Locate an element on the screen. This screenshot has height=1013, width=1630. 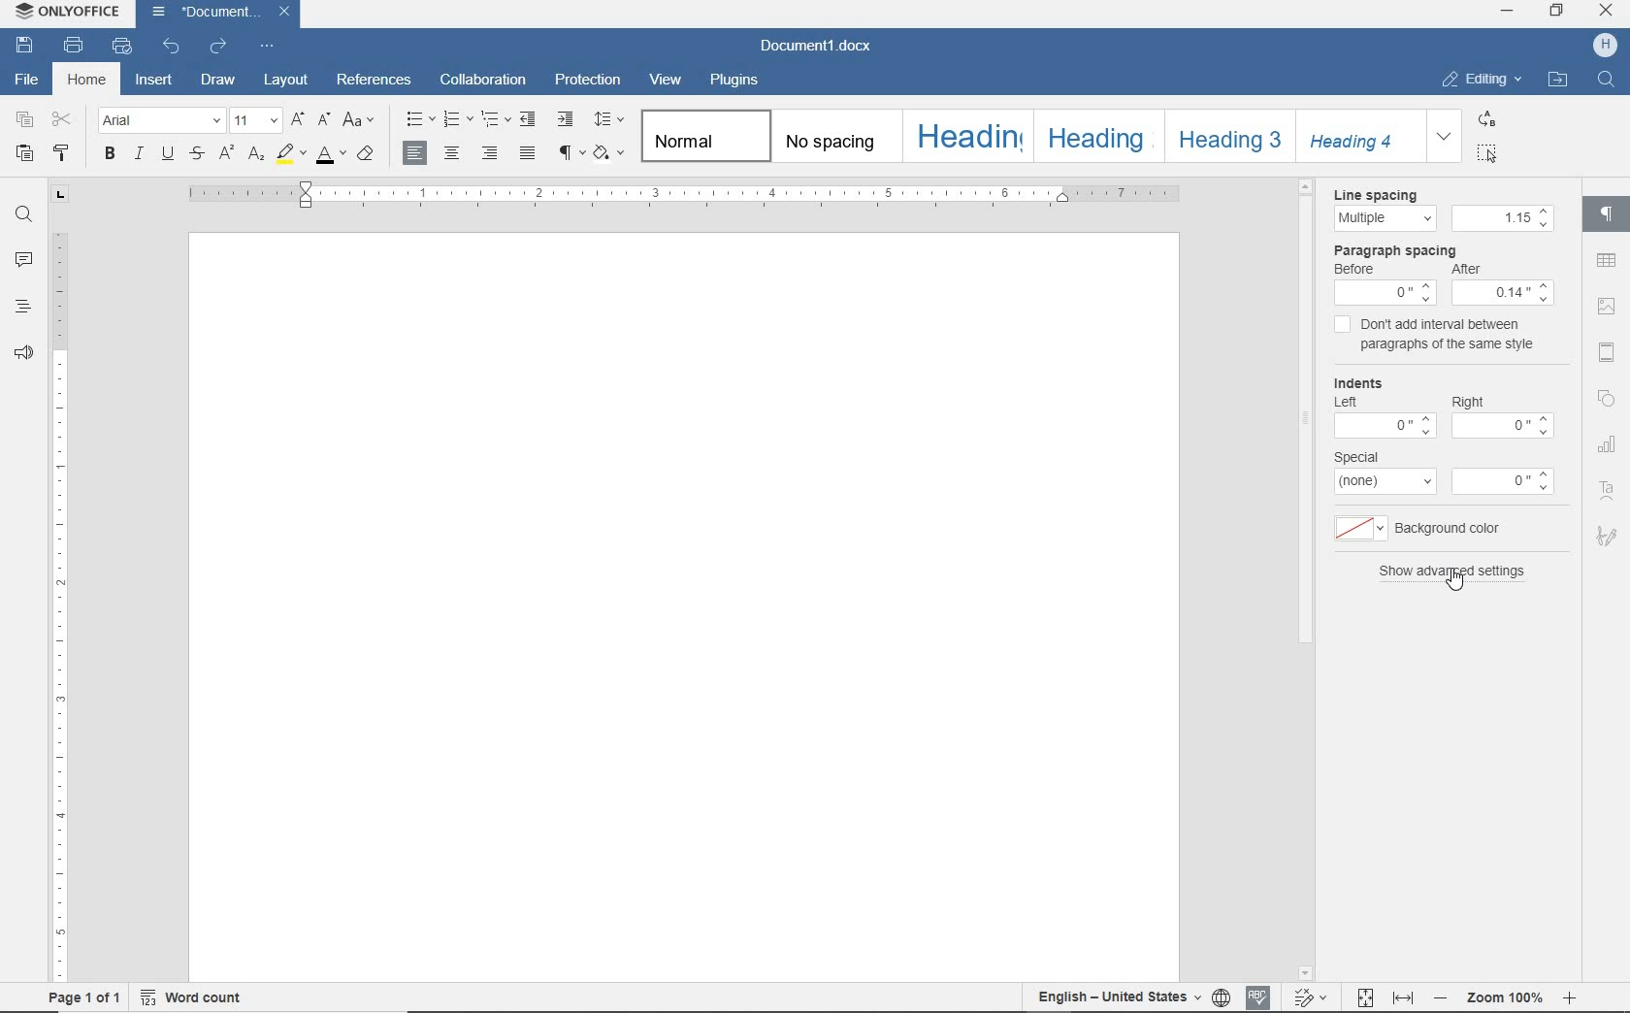
expand is located at coordinates (1444, 135).